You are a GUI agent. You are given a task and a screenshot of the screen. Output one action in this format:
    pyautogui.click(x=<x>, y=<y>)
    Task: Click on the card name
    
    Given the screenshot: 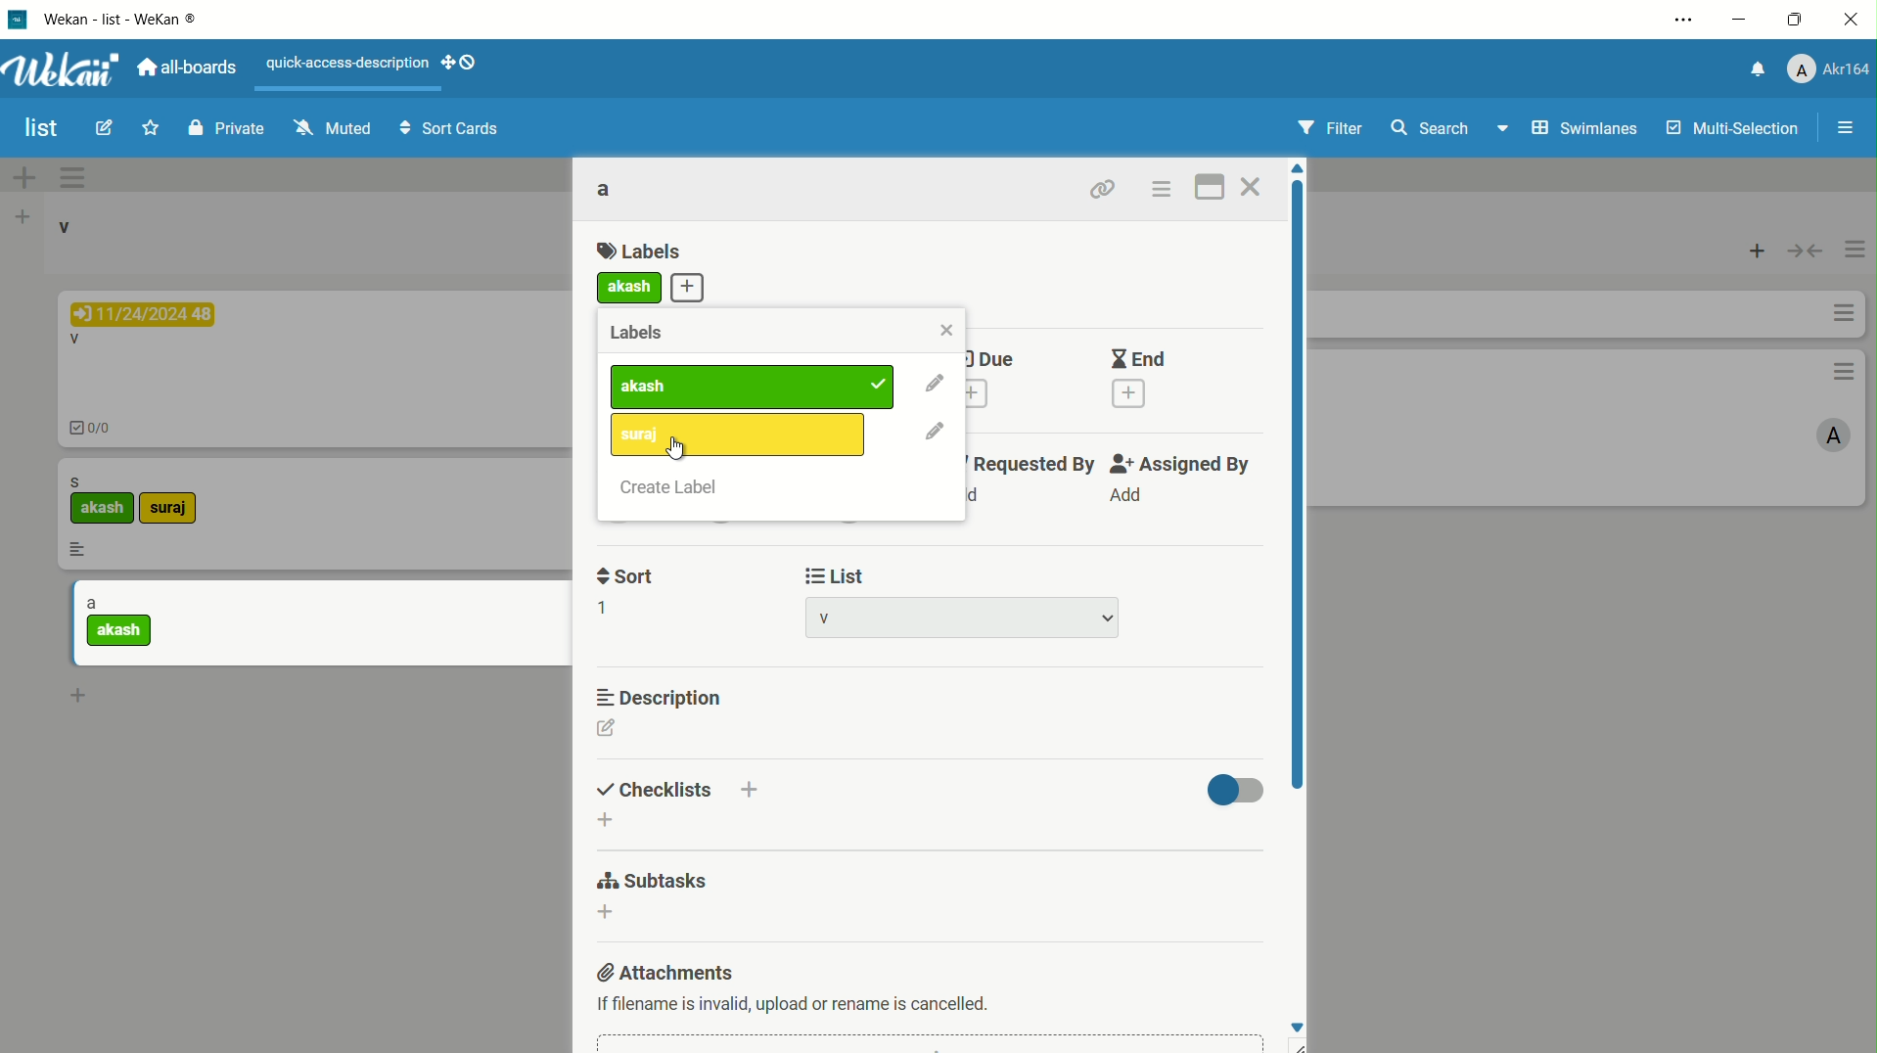 What is the action you would take?
    pyautogui.click(x=606, y=191)
    